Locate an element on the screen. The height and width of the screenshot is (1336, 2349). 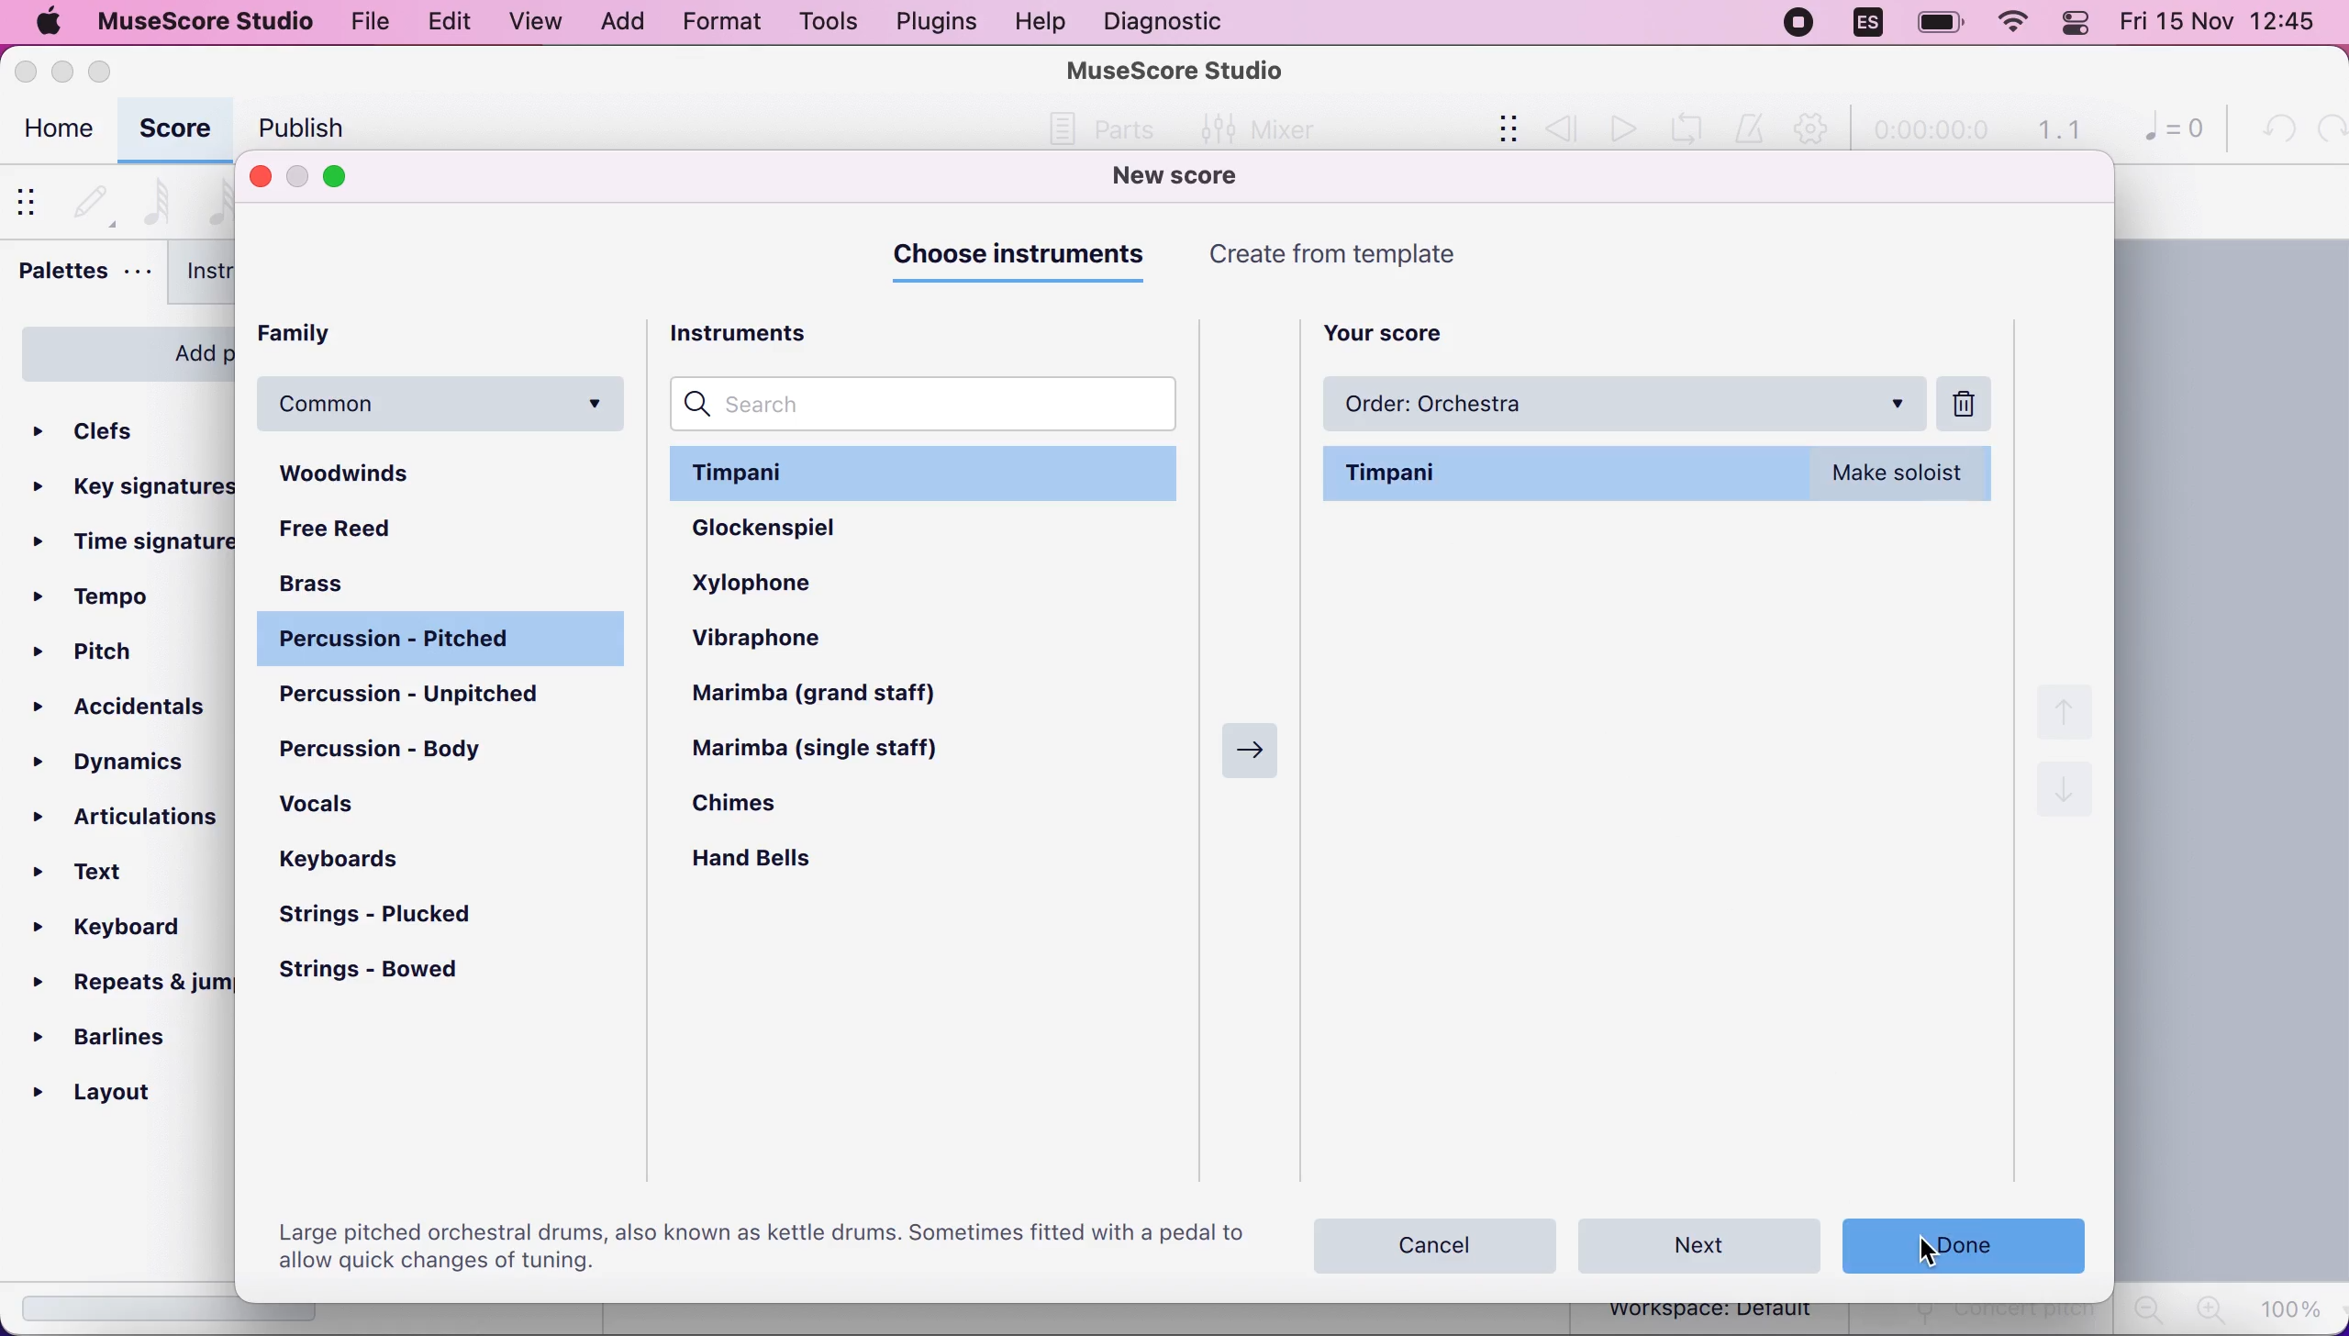
 is located at coordinates (1112, 129).